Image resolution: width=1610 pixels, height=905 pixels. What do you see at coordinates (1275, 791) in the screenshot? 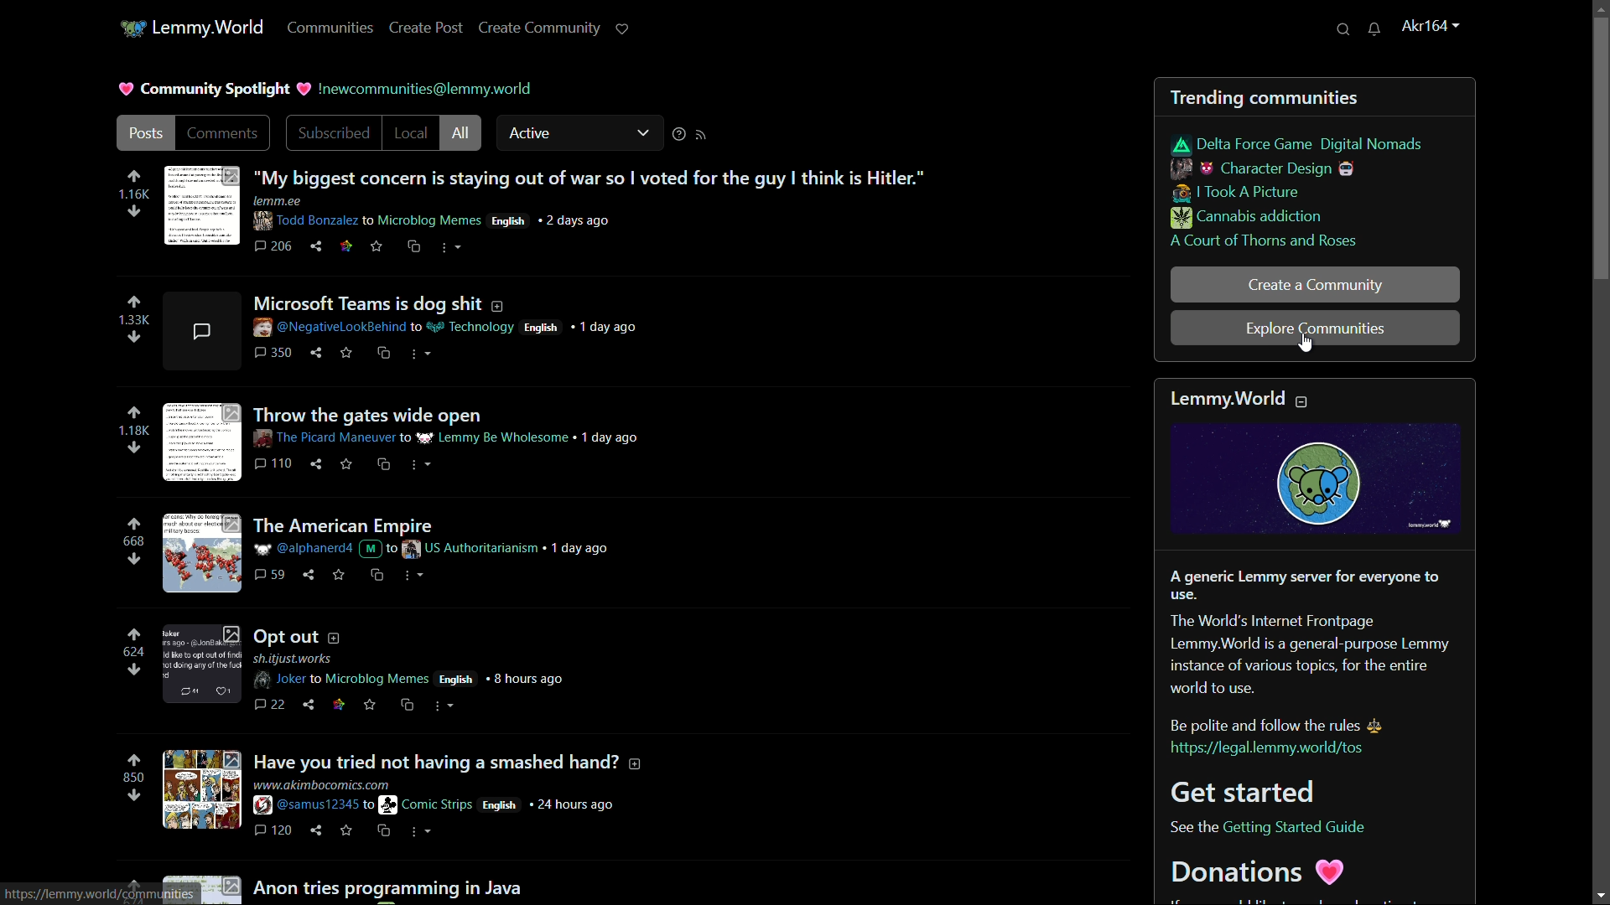
I see `get stared` at bounding box center [1275, 791].